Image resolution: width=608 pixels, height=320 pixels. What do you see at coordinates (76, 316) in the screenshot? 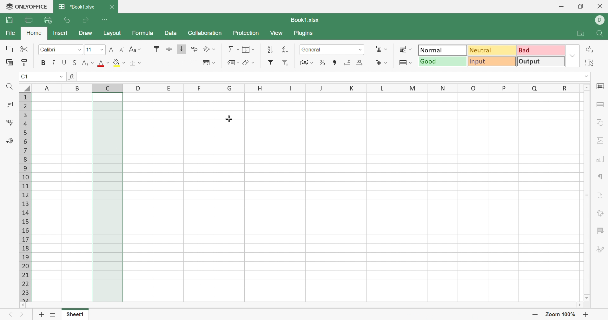
I see `Sheet1` at bounding box center [76, 316].